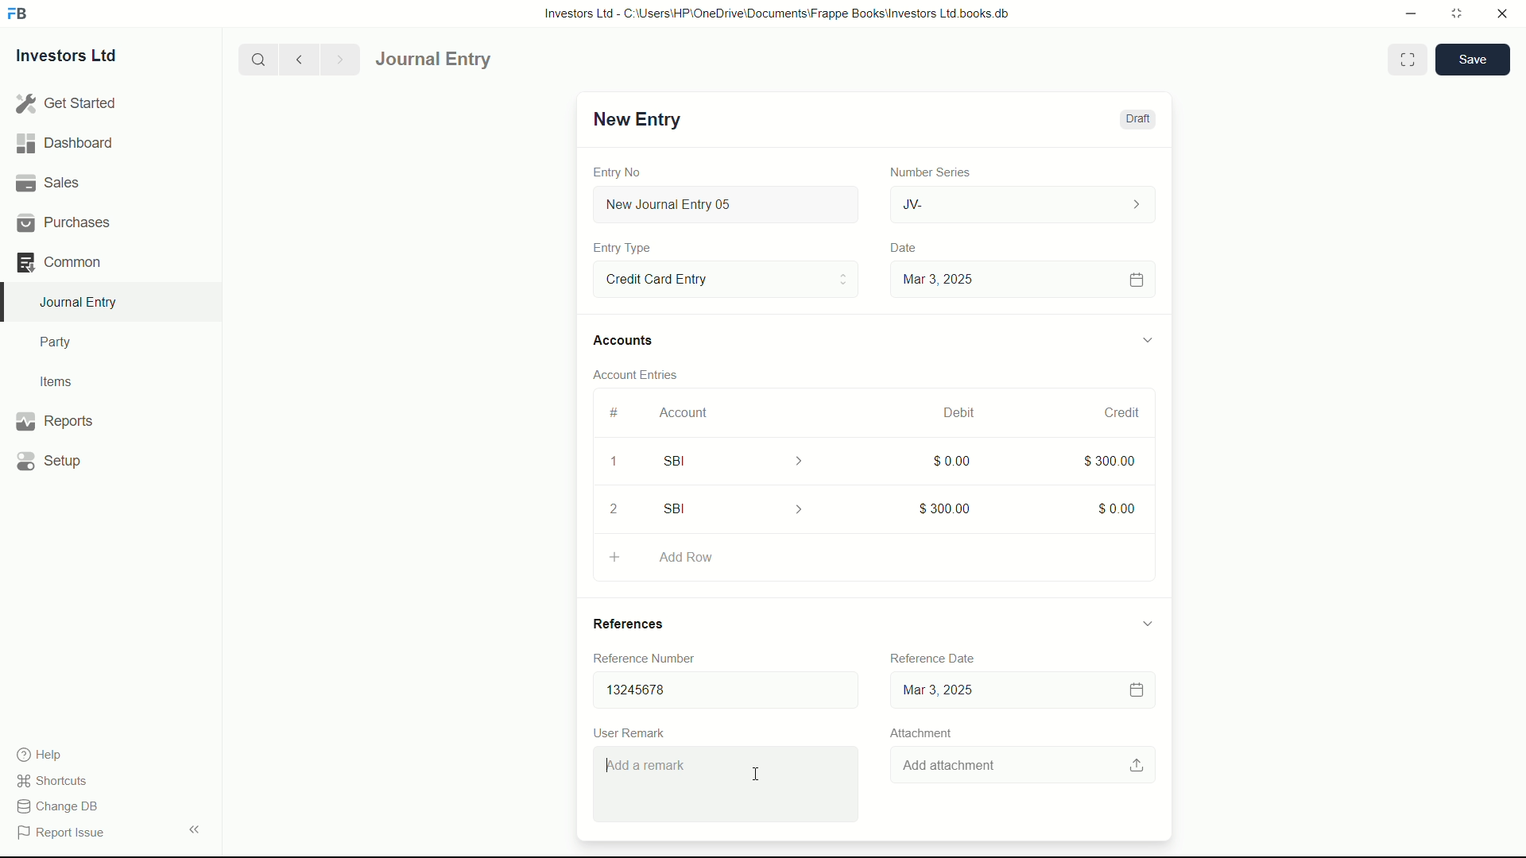 The image size is (1526, 858). Describe the element at coordinates (479, 60) in the screenshot. I see `Journal entry` at that location.